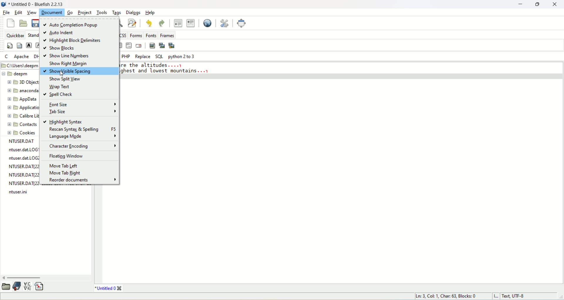 This screenshot has height=300, width=564. What do you see at coordinates (161, 45) in the screenshot?
I see `insert thumbnail` at bounding box center [161, 45].